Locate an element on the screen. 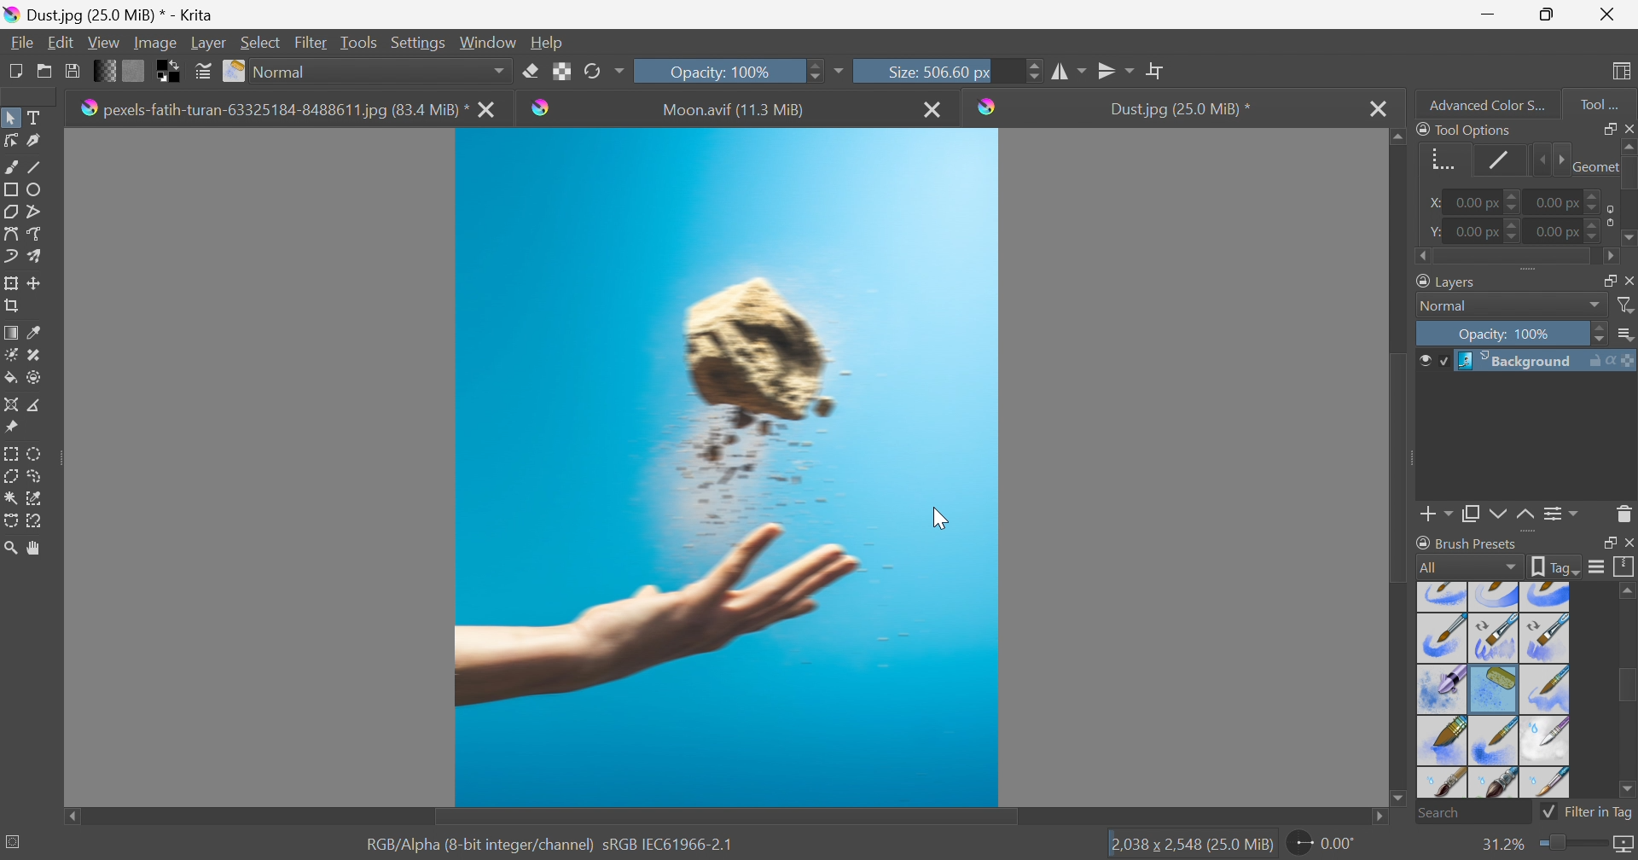  Close is located at coordinates (1628, 543).